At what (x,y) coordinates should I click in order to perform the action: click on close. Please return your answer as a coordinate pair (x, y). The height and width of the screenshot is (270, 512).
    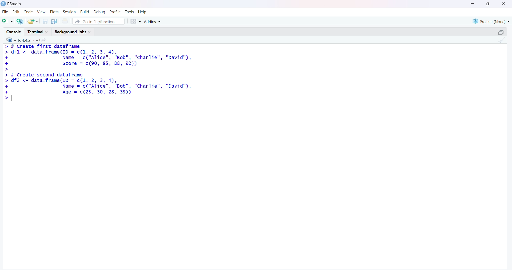
    Looking at the image, I should click on (90, 32).